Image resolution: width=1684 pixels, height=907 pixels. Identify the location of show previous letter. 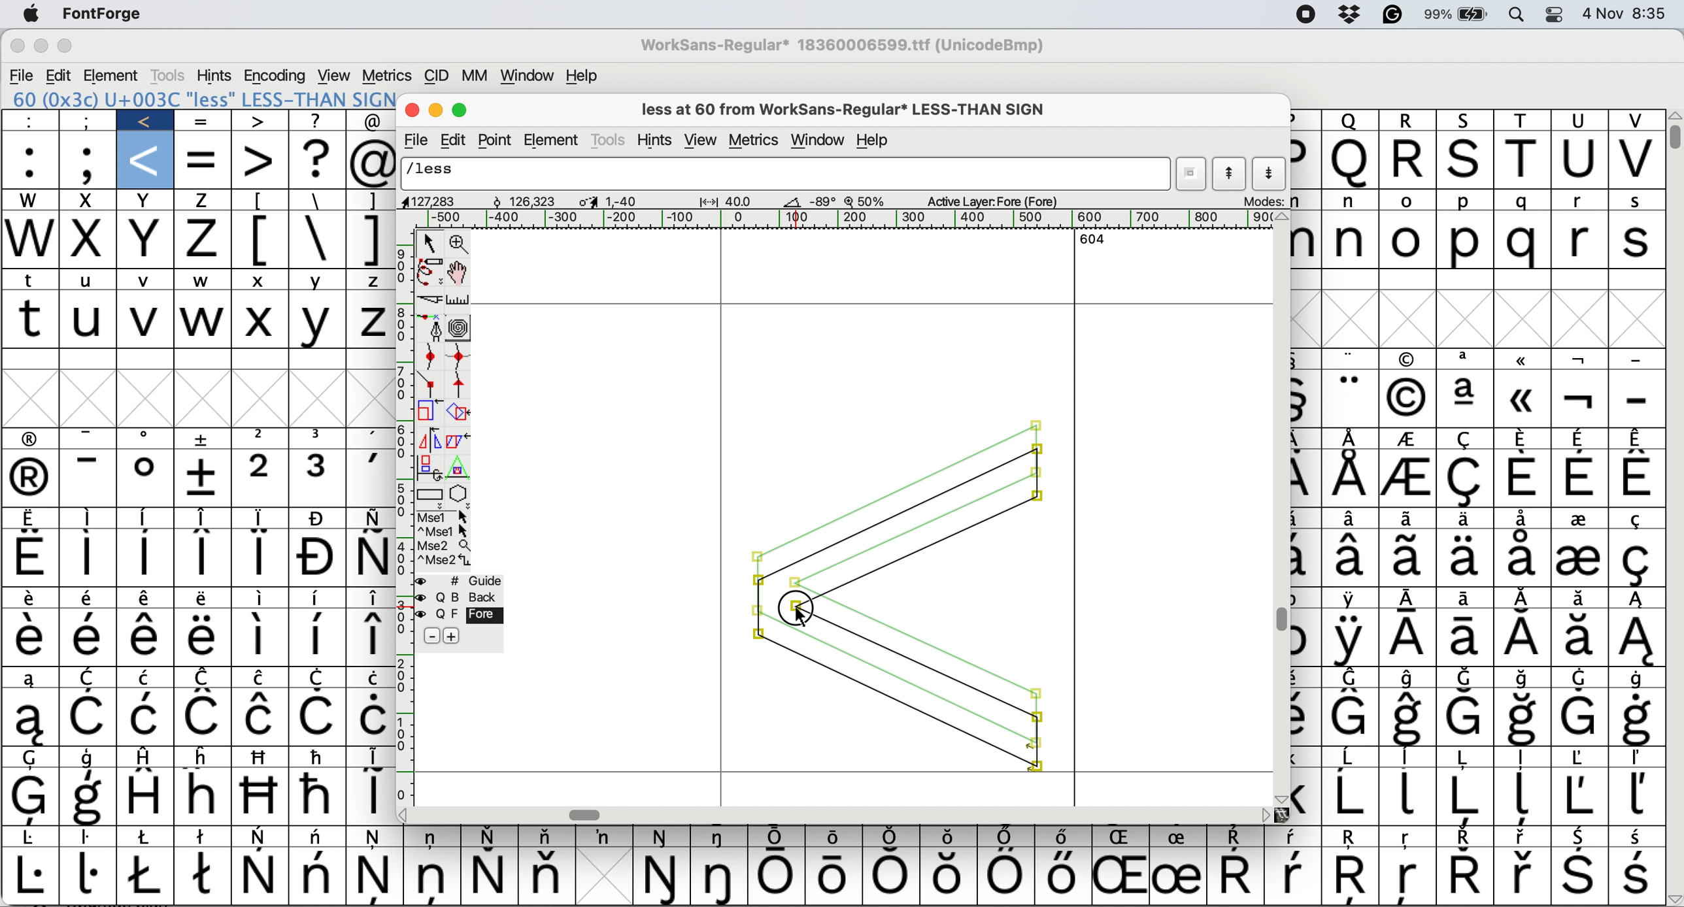
(1230, 174).